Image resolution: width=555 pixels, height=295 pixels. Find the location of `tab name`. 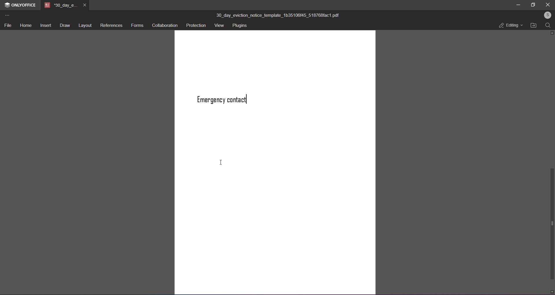

tab name is located at coordinates (60, 5).